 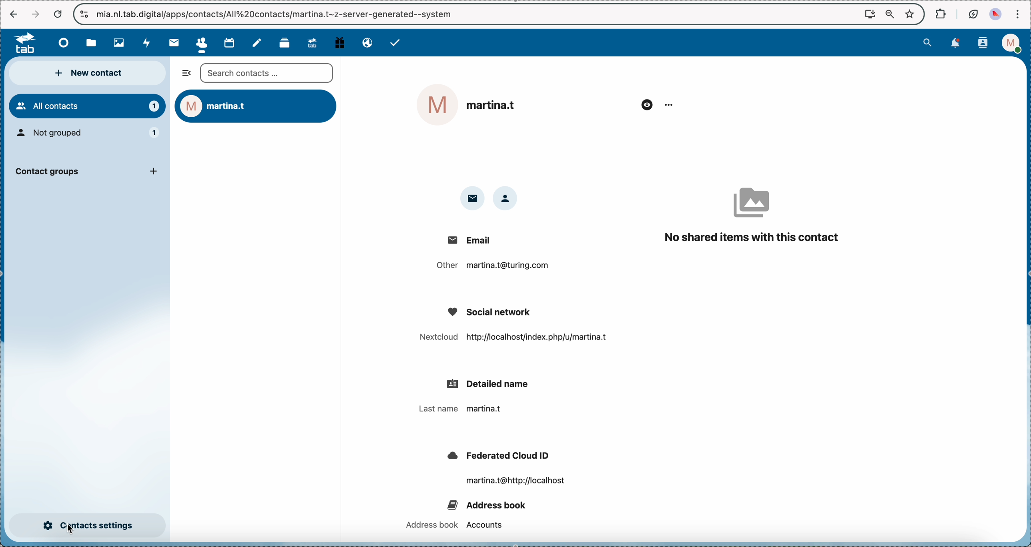 What do you see at coordinates (90, 74) in the screenshot?
I see `new contact` at bounding box center [90, 74].